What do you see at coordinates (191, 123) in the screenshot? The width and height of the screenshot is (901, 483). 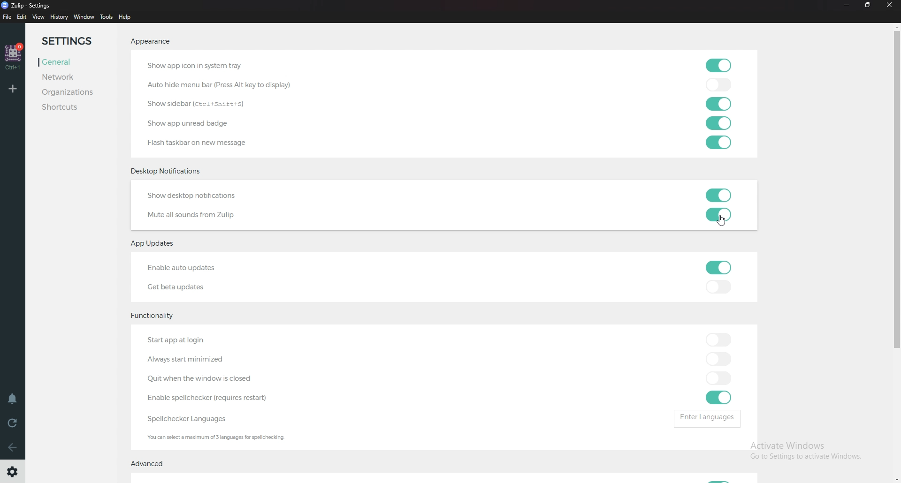 I see `show app on read badge` at bounding box center [191, 123].